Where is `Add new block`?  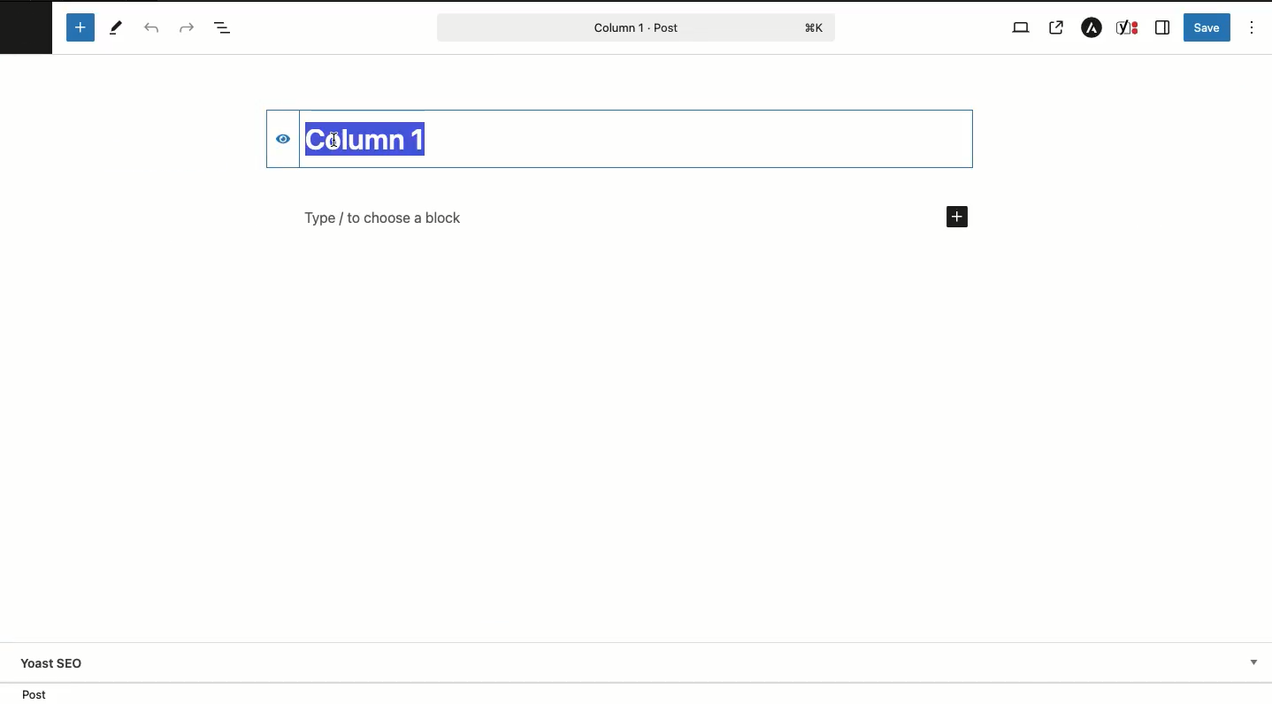
Add new block is located at coordinates (956, 218).